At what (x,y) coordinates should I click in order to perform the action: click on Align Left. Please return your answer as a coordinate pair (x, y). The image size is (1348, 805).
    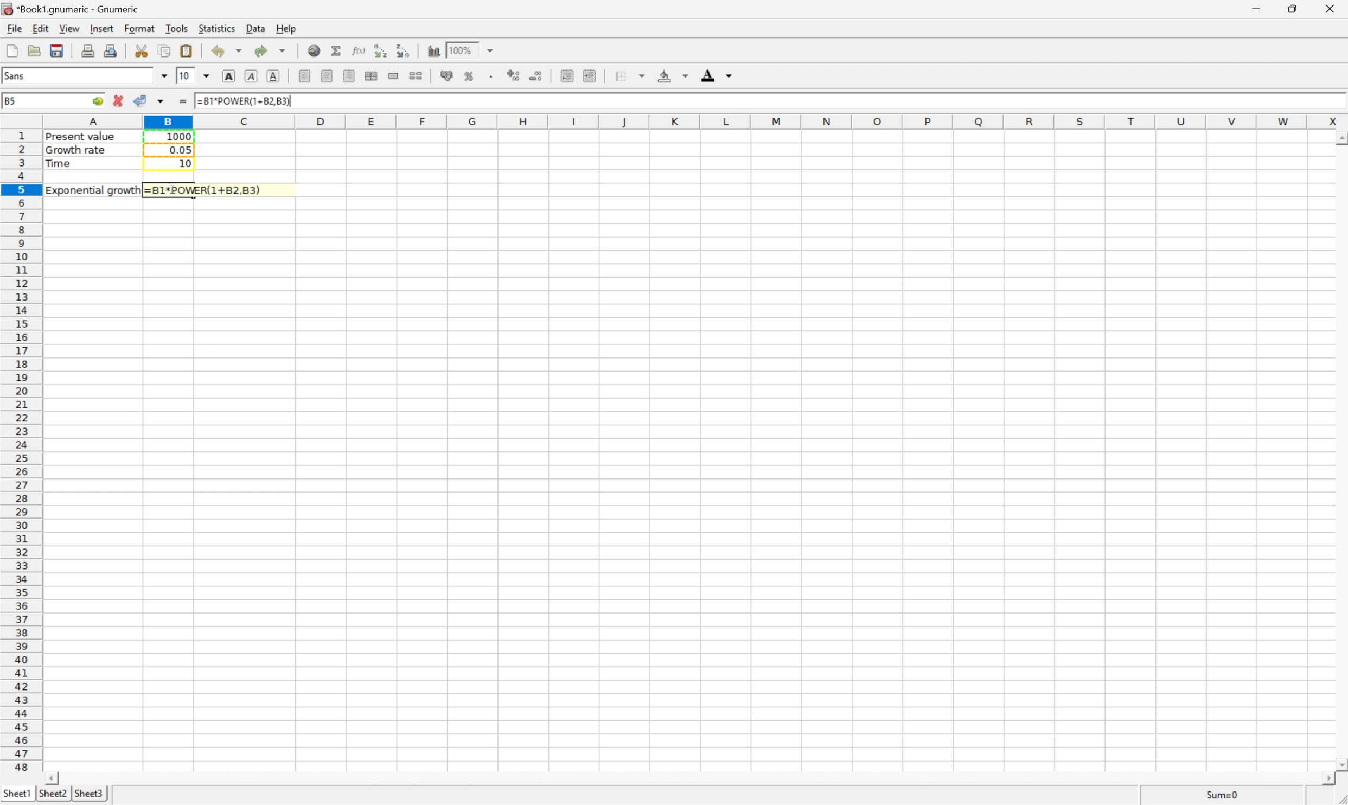
    Looking at the image, I should click on (305, 75).